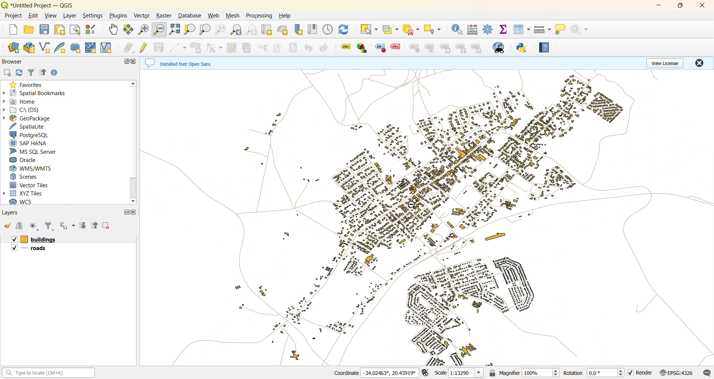 The height and width of the screenshot is (379, 714). I want to click on expand all, so click(81, 226).